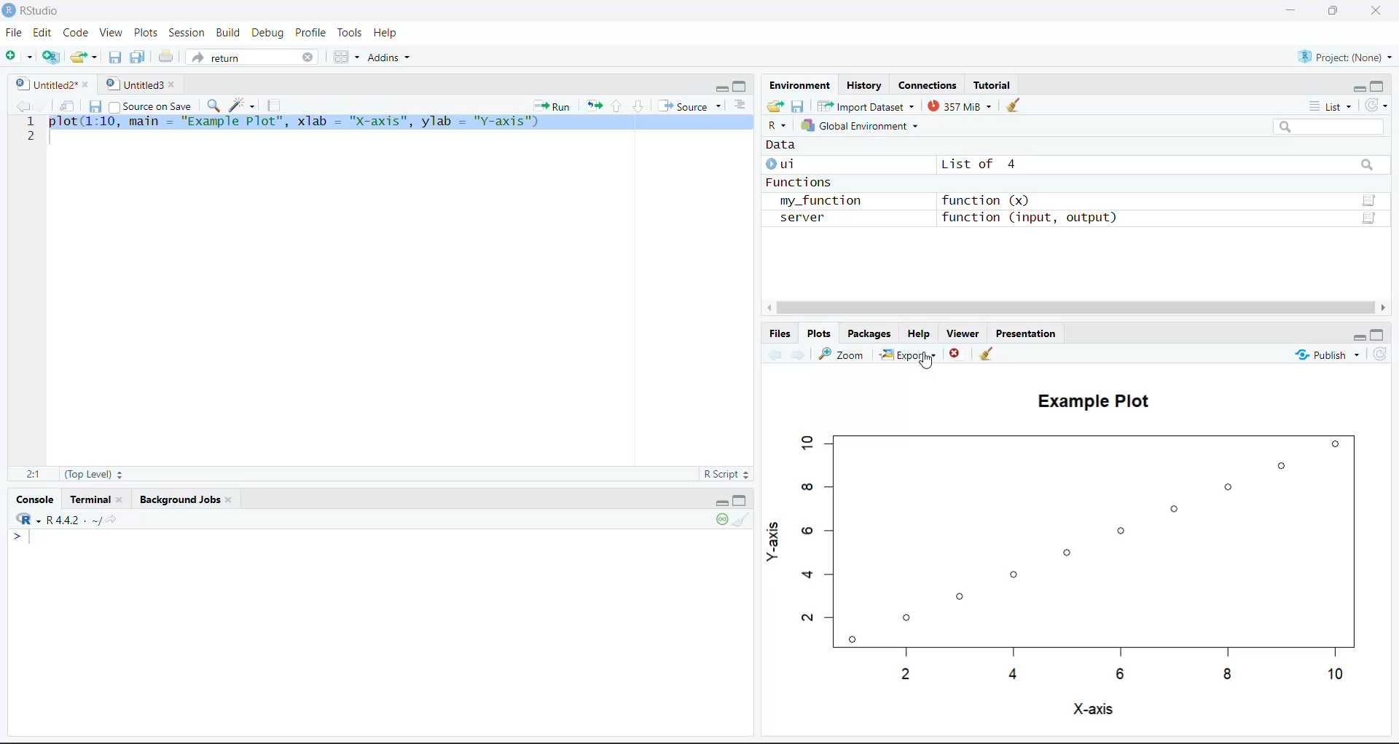 This screenshot has width=1399, height=744. I want to click on RStudio, so click(34, 11).